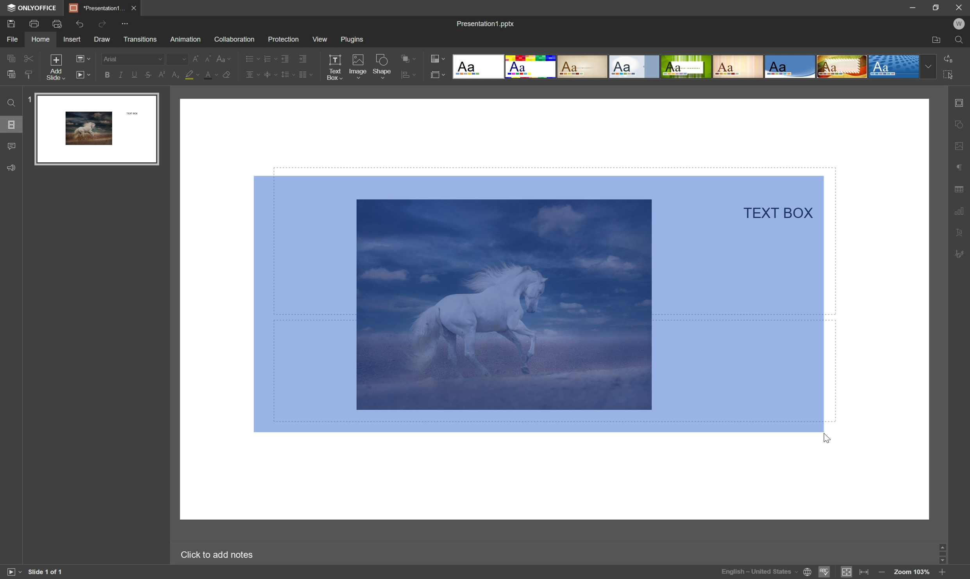 Image resolution: width=970 pixels, height=579 pixels. What do you see at coordinates (959, 24) in the screenshot?
I see `W` at bounding box center [959, 24].